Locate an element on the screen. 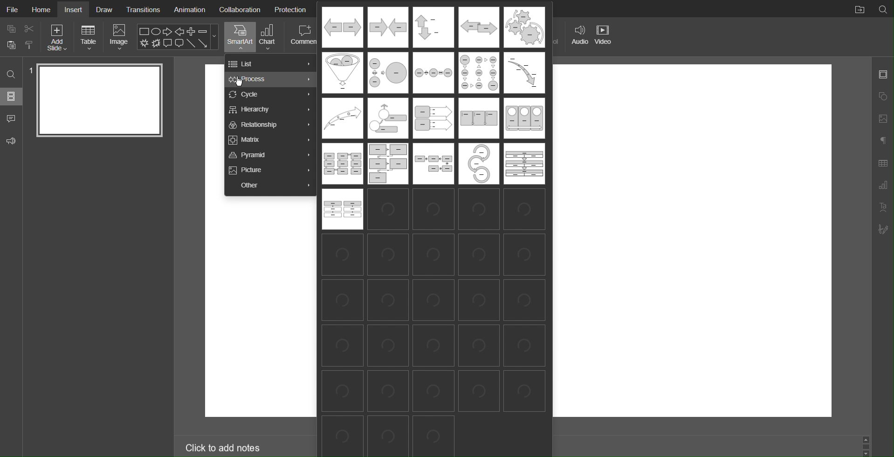 This screenshot has height=457, width=894. down is located at coordinates (866, 452).